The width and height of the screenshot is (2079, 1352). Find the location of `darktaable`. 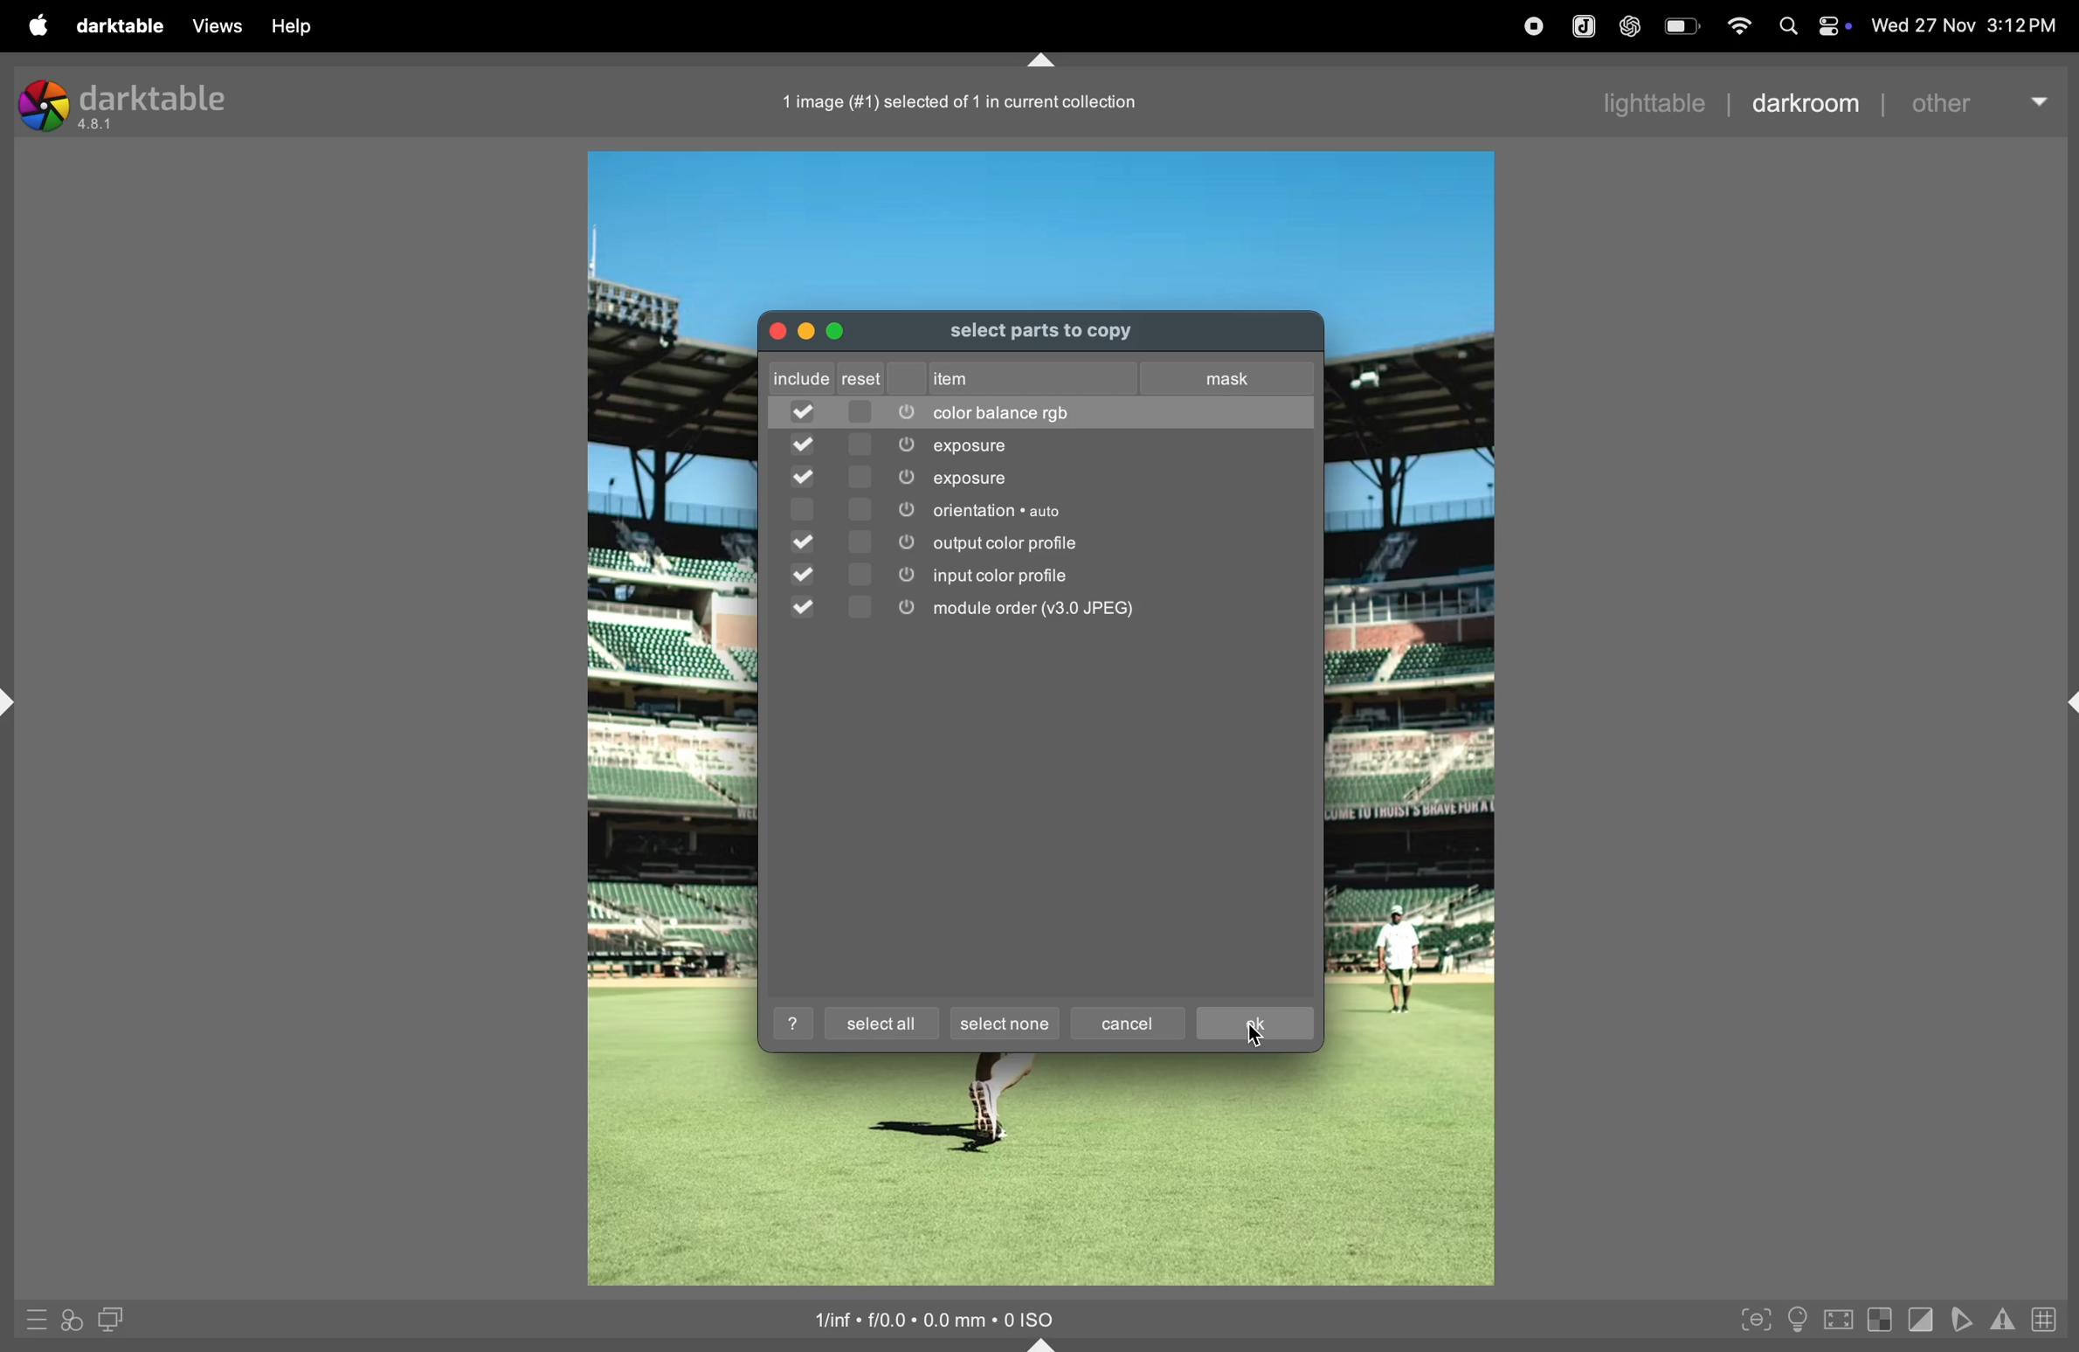

darktaable is located at coordinates (127, 25).